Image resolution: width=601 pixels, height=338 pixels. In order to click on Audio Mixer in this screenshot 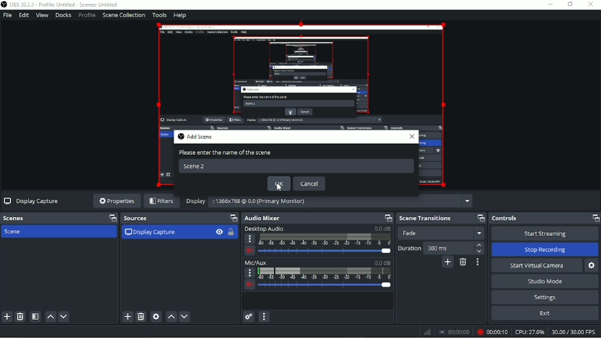, I will do `click(263, 219)`.